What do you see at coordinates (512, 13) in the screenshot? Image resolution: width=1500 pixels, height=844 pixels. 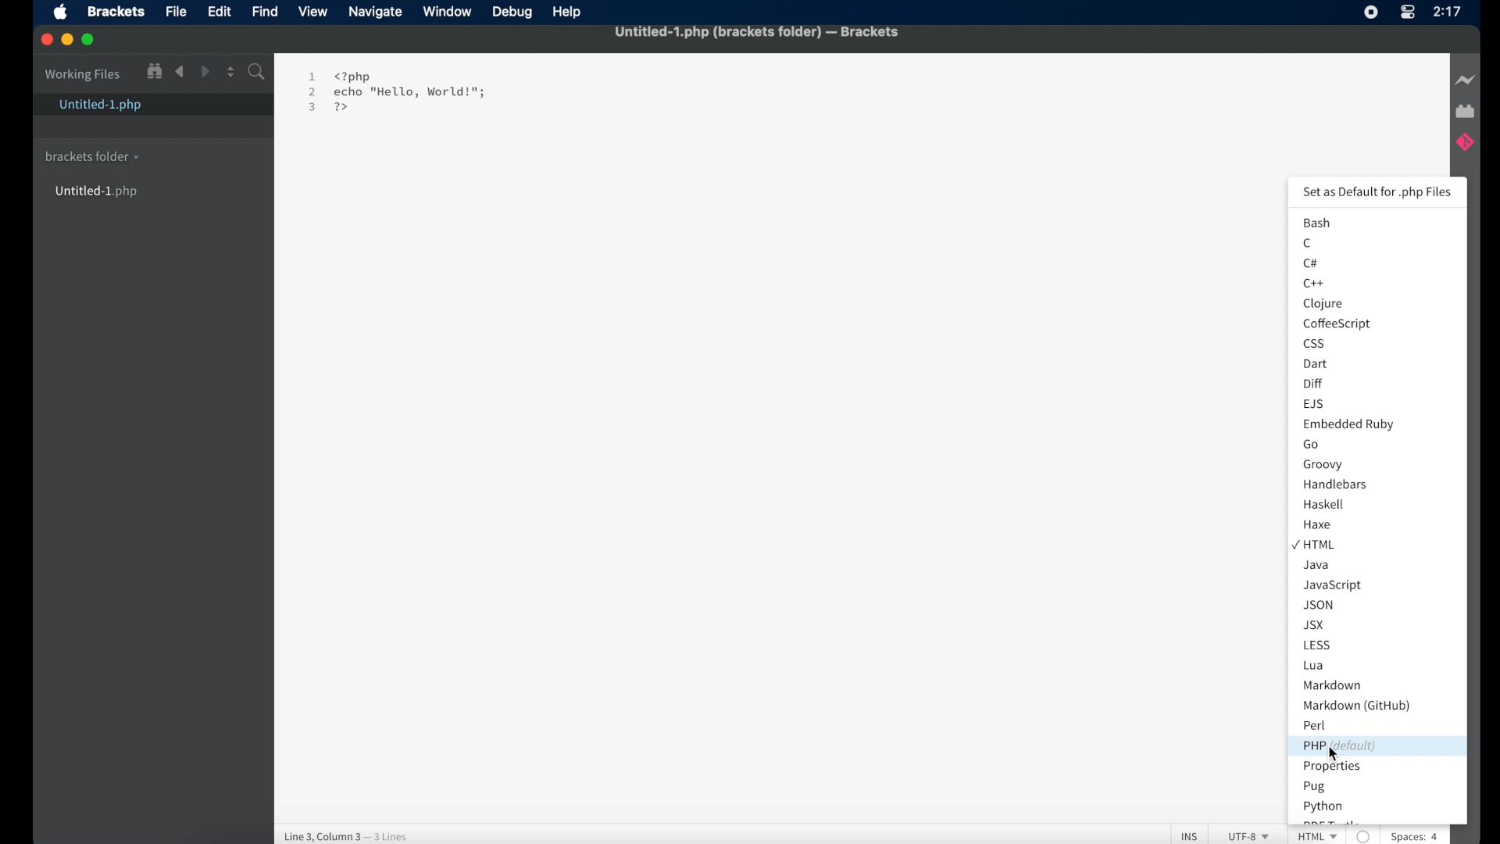 I see `debug` at bounding box center [512, 13].